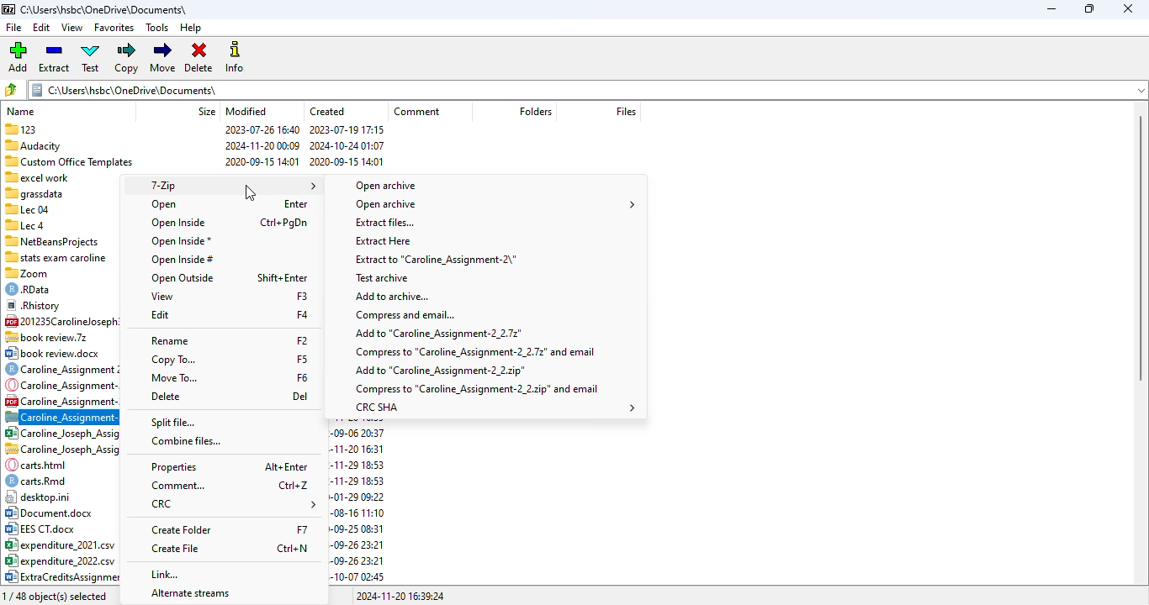 This screenshot has width=1149, height=605. What do you see at coordinates (477, 388) in the screenshot?
I see `compress to .zip and email` at bounding box center [477, 388].